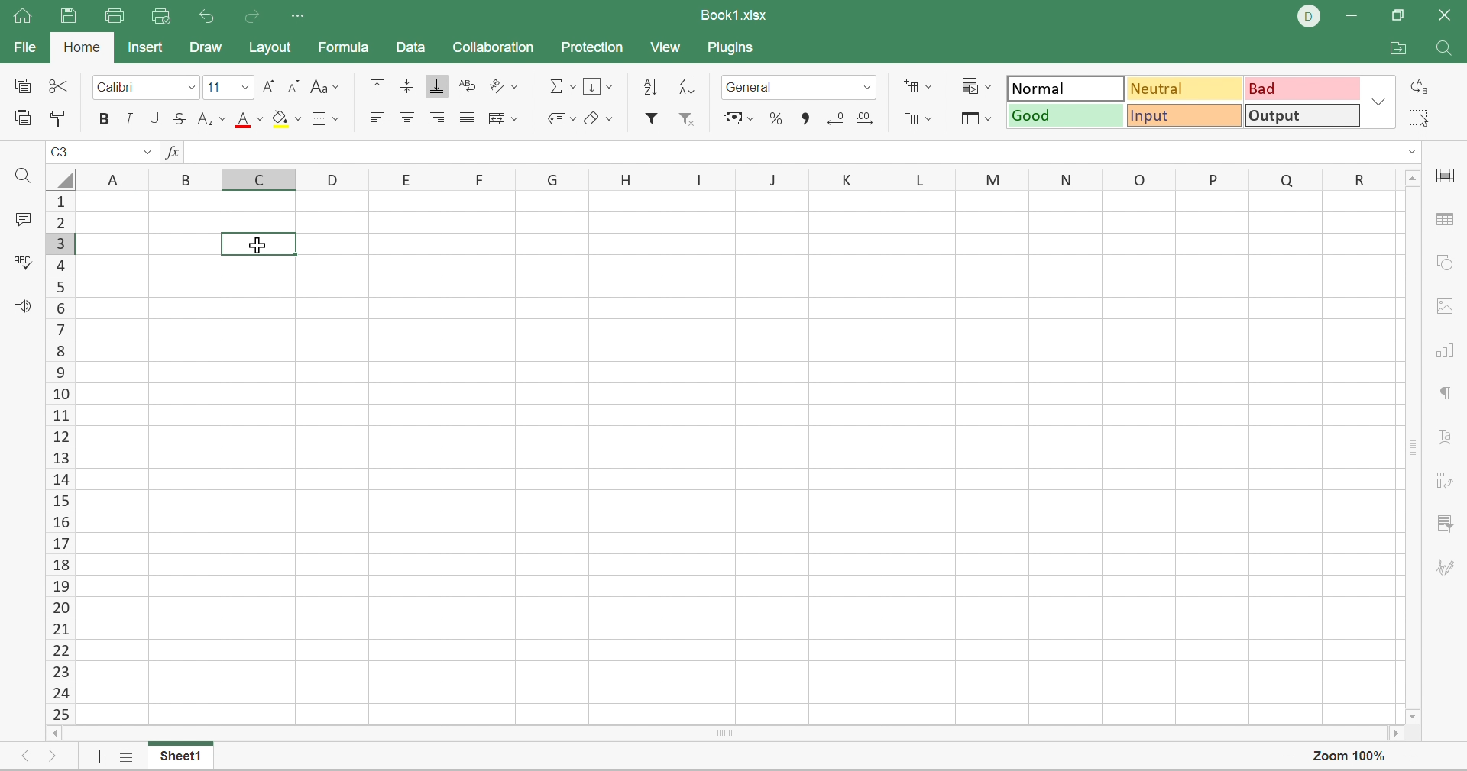 Image resolution: width=1467 pixels, height=771 pixels. I want to click on Justified, so click(469, 118).